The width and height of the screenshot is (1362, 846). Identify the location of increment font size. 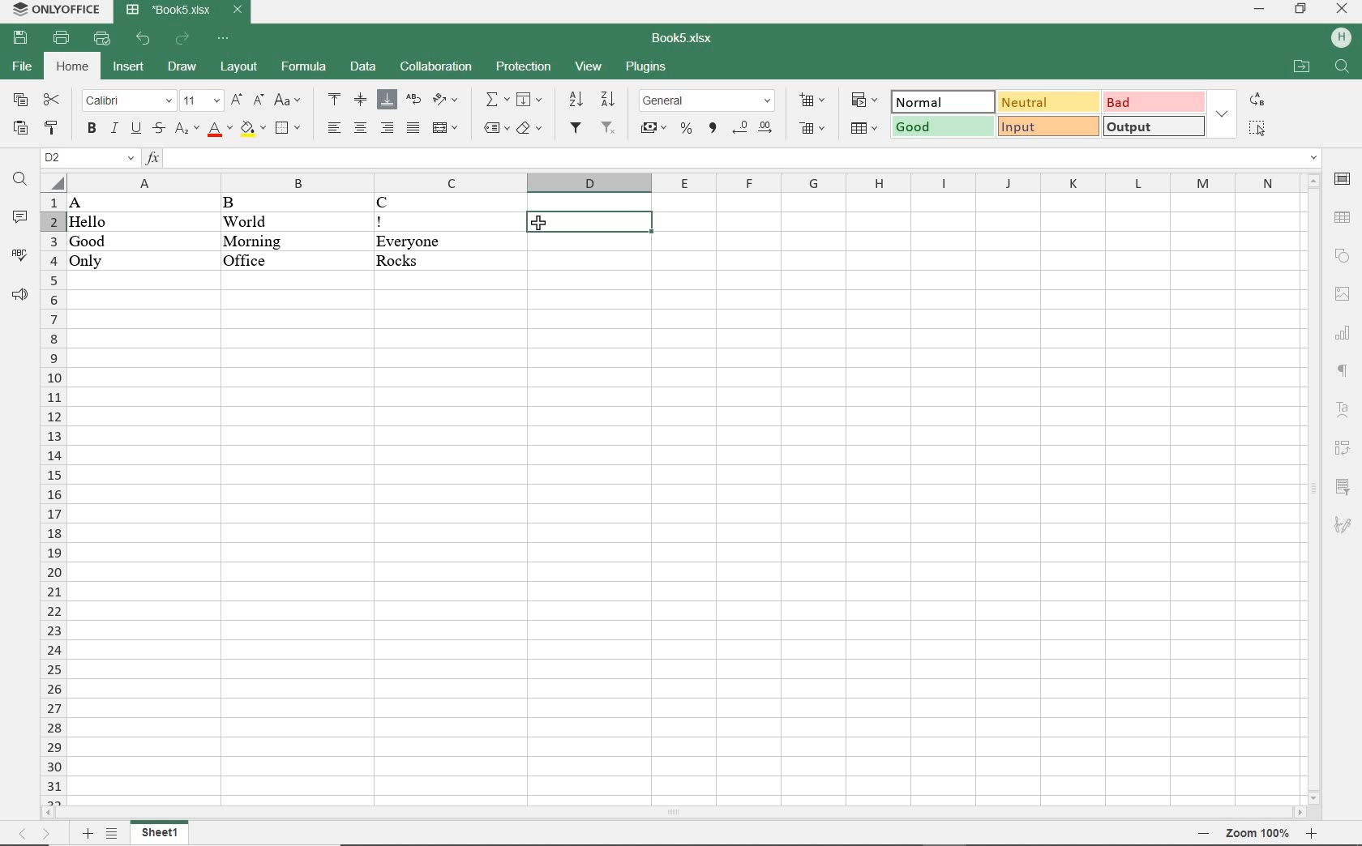
(238, 101).